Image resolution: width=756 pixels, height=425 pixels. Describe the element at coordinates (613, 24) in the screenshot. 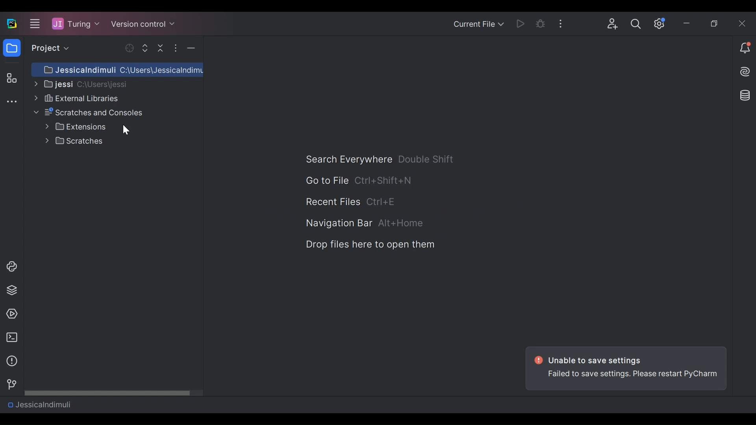

I see `Code with Me` at that location.